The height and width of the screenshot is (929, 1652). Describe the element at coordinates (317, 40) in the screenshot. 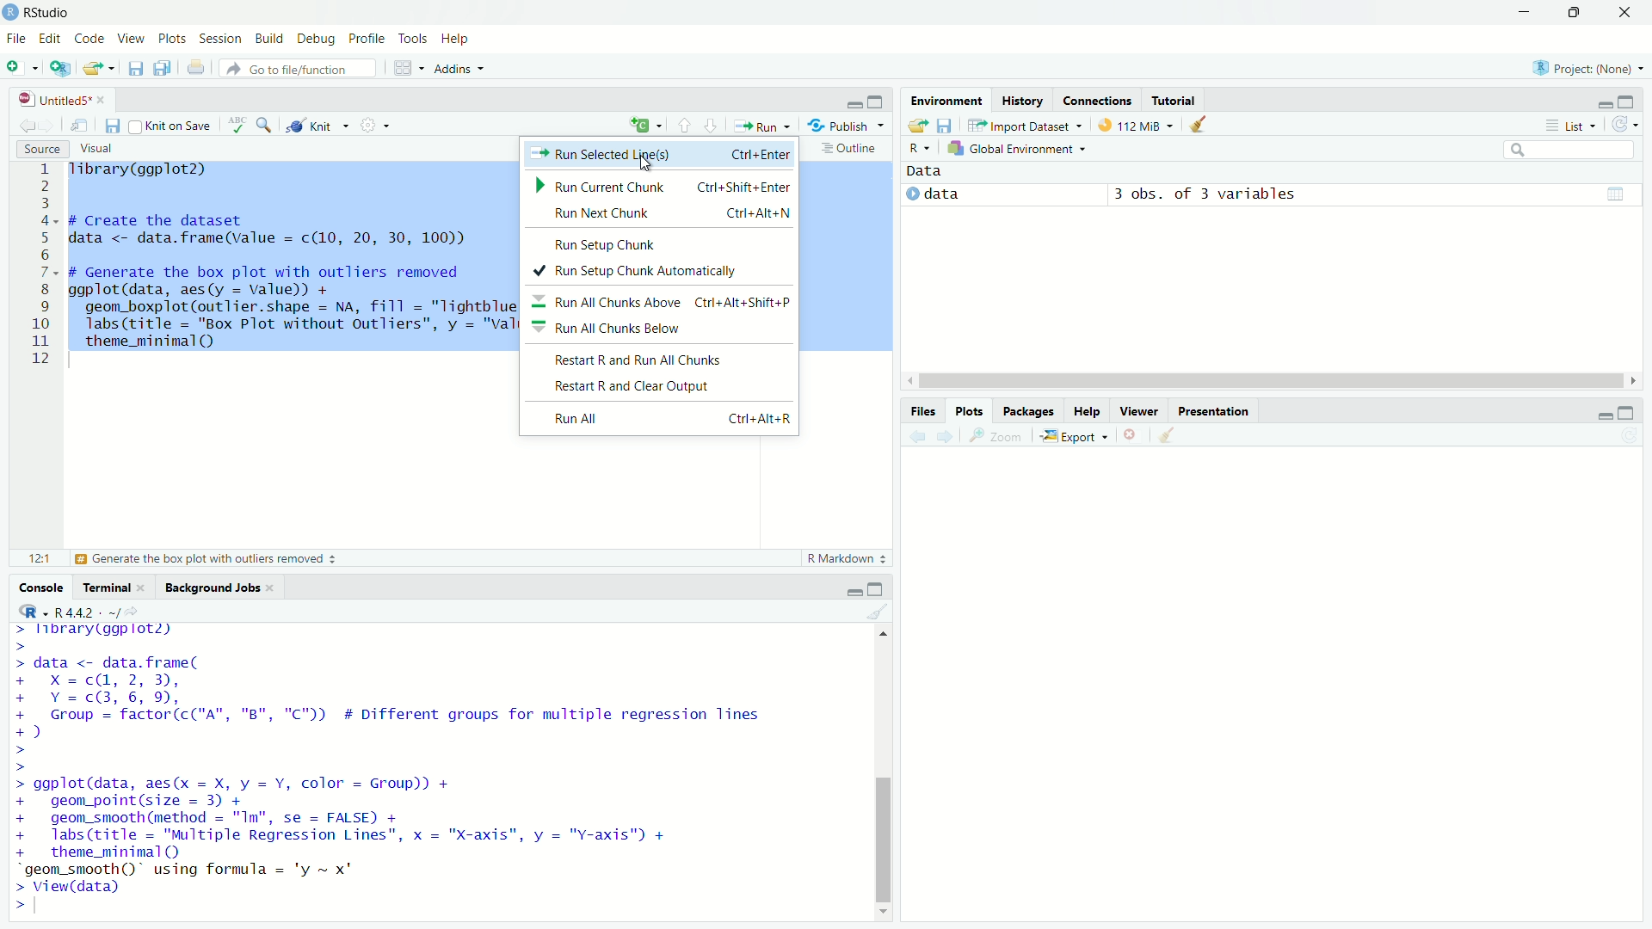

I see `I Debug` at that location.